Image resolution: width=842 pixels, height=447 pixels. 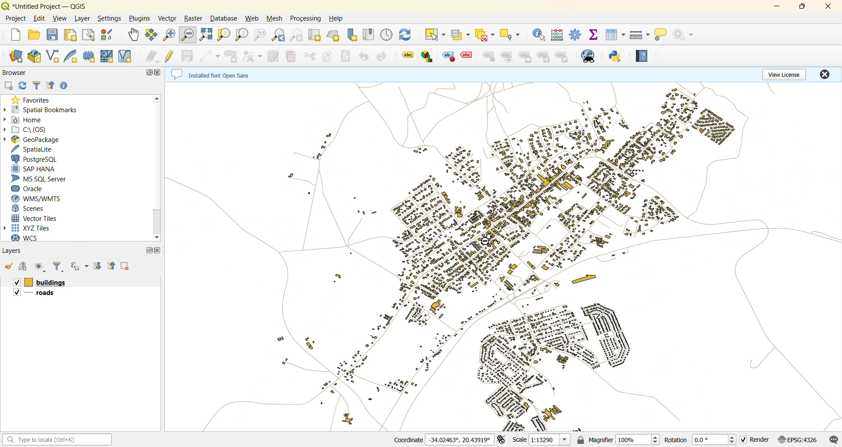 I want to click on digitize, so click(x=211, y=56).